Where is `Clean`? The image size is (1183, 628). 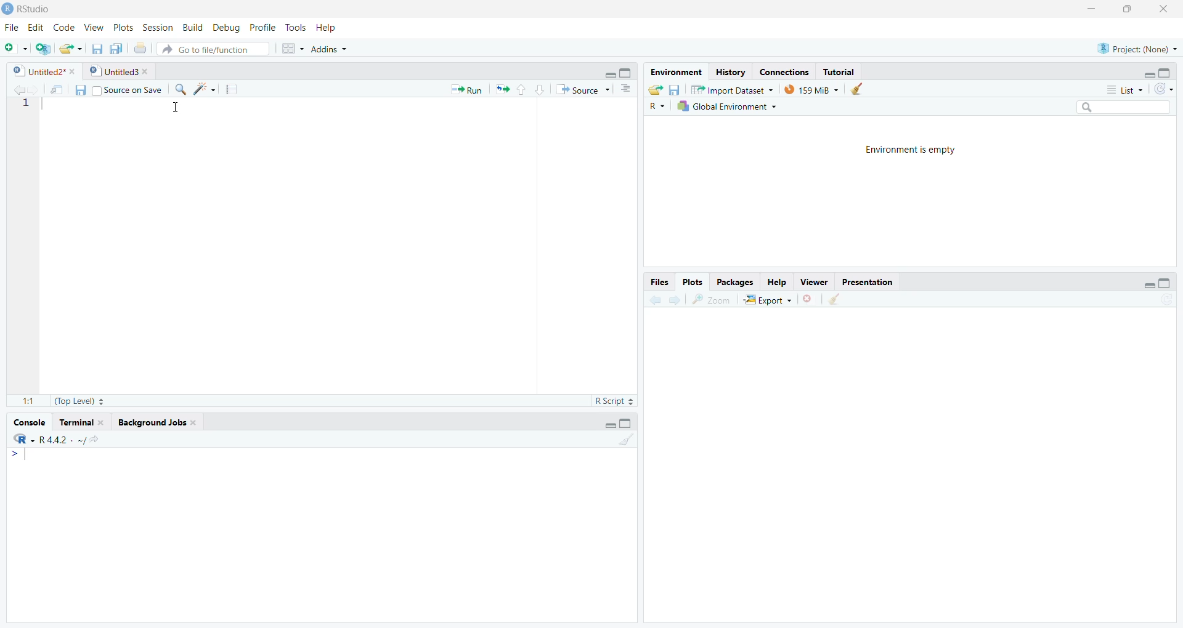 Clean is located at coordinates (859, 89).